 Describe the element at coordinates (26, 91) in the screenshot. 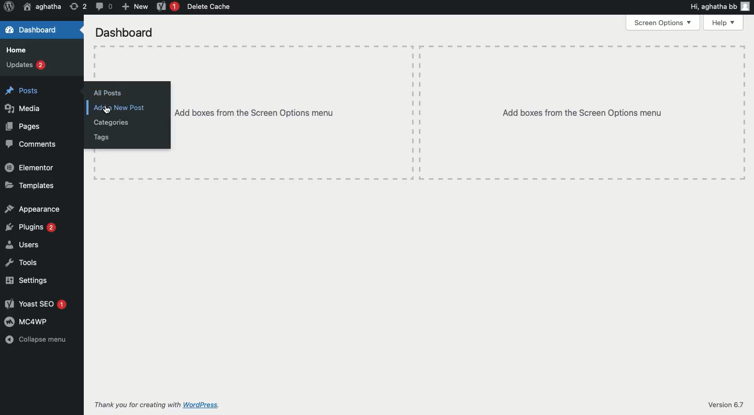

I see `Posts` at that location.